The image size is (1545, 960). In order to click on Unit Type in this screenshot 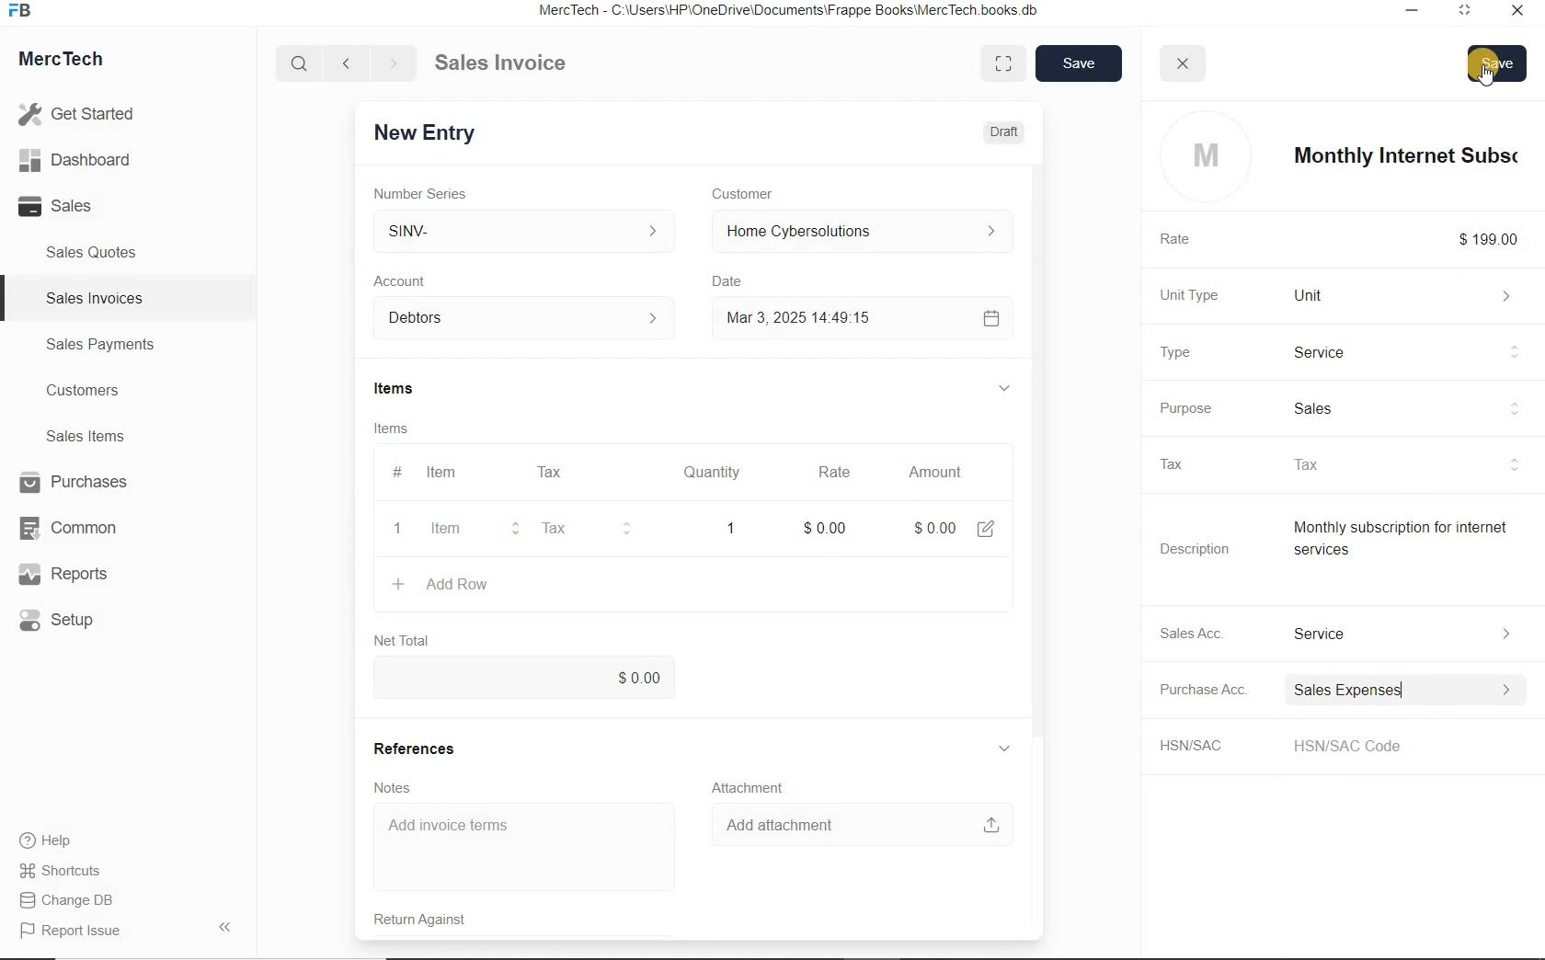, I will do `click(1184, 295)`.